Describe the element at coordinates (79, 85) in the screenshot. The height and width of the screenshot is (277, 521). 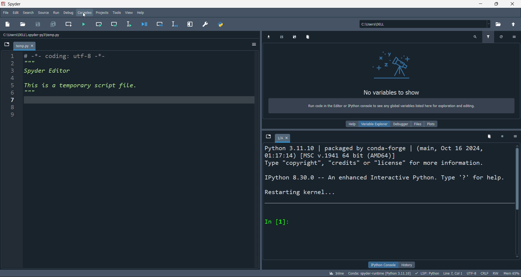
I see `i # -7- coding: utrt-o -"-

PRT

3 Spyder Editor

4

5 This is a temporary script file.
PE

7

8

9` at that location.